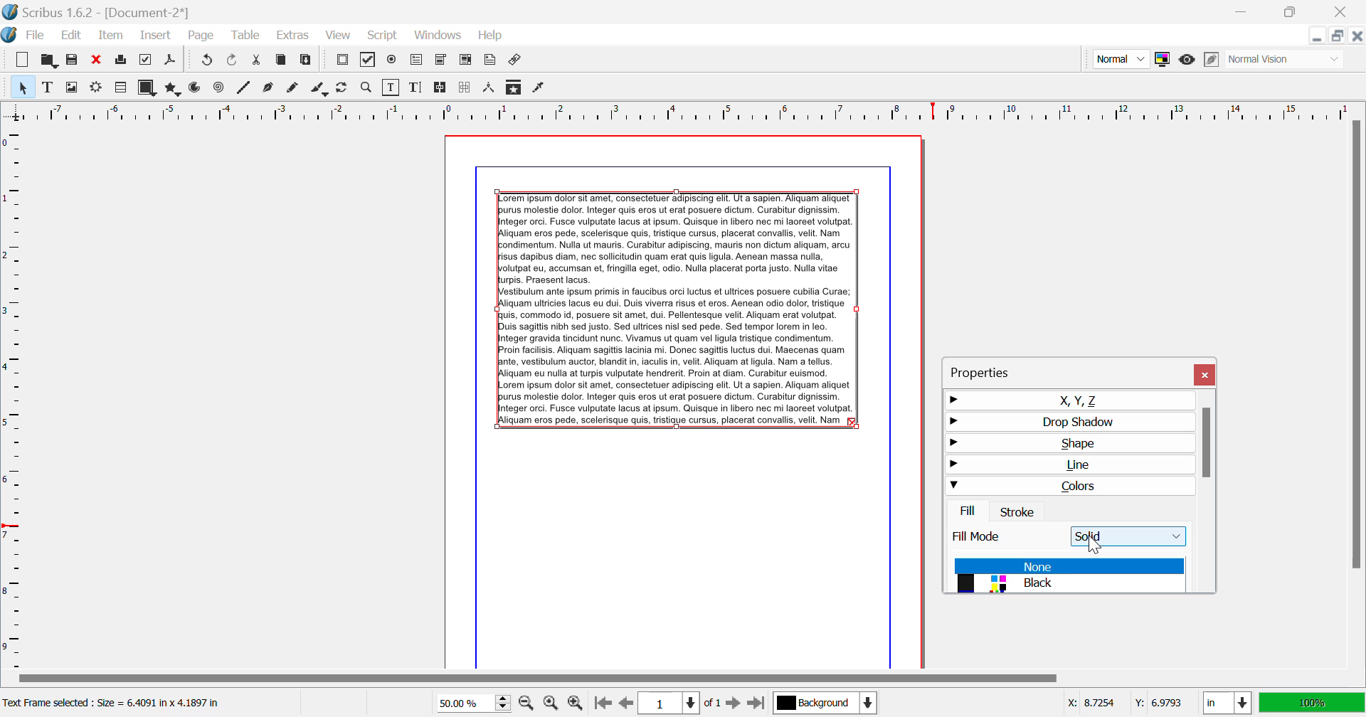 This screenshot has width=1366, height=717. Describe the element at coordinates (196, 89) in the screenshot. I see `Arcs` at that location.